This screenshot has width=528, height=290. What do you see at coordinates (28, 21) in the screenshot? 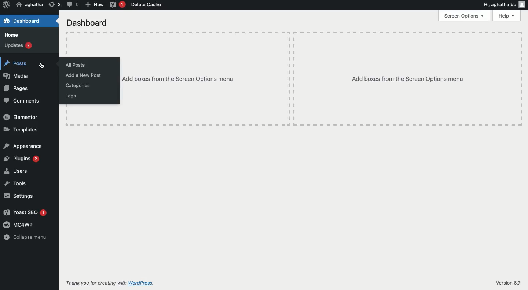
I see `Dashboard` at bounding box center [28, 21].